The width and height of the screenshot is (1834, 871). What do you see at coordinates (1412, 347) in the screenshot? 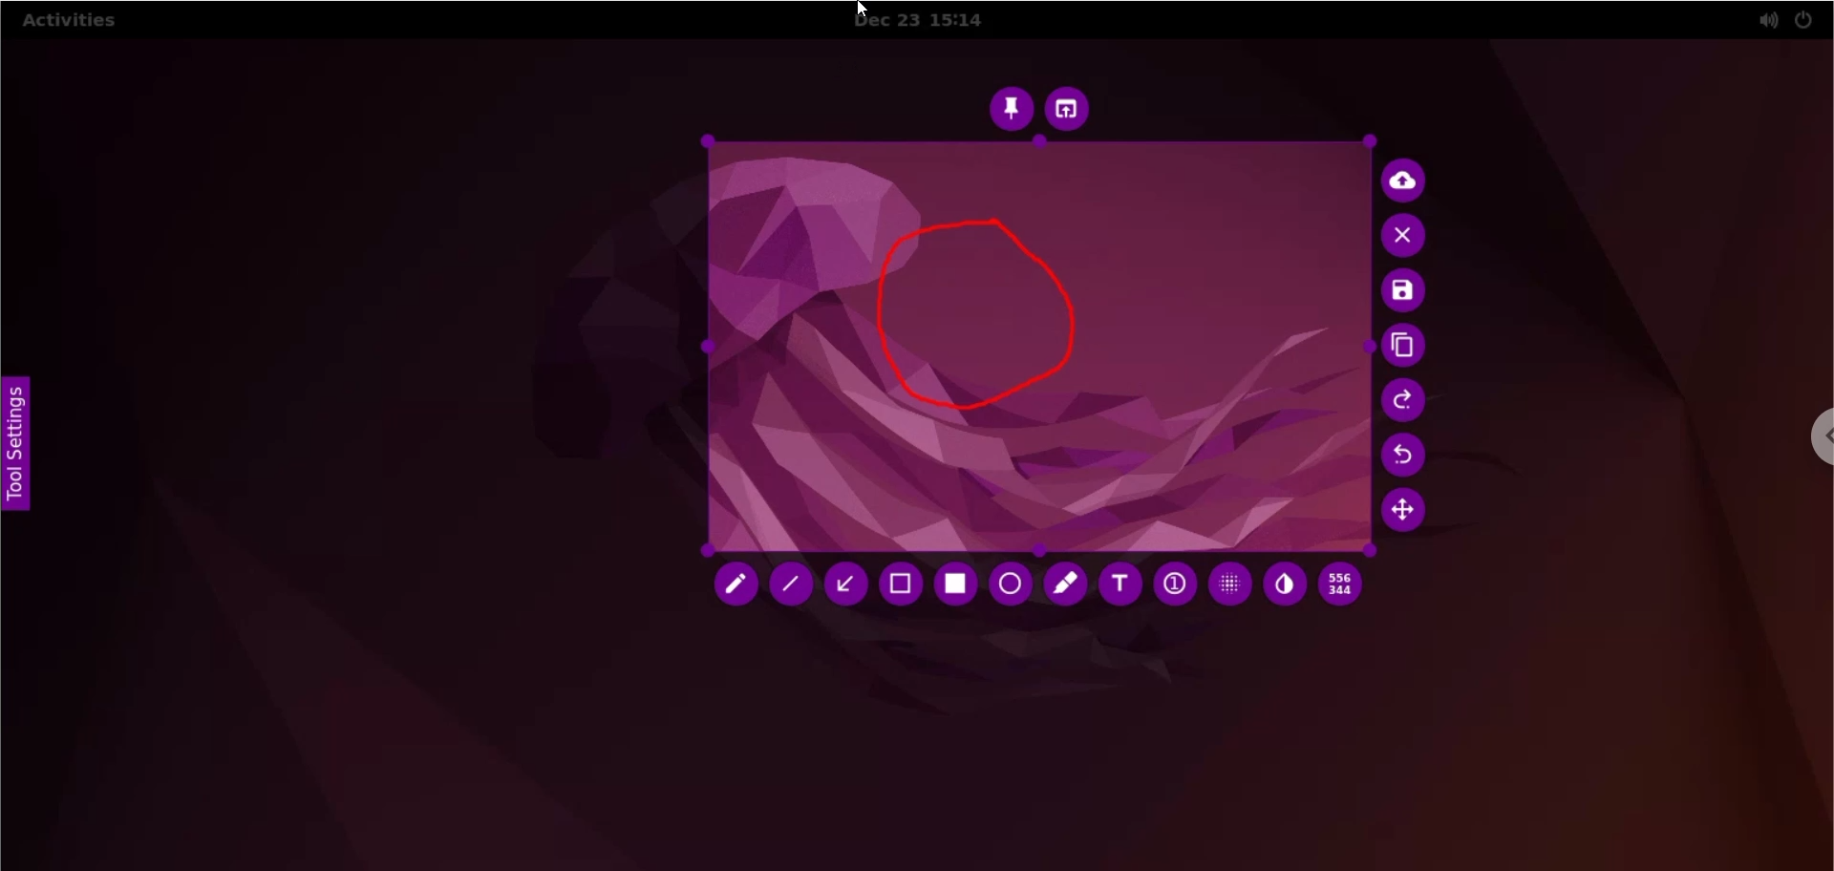
I see `copy to clipboard` at bounding box center [1412, 347].